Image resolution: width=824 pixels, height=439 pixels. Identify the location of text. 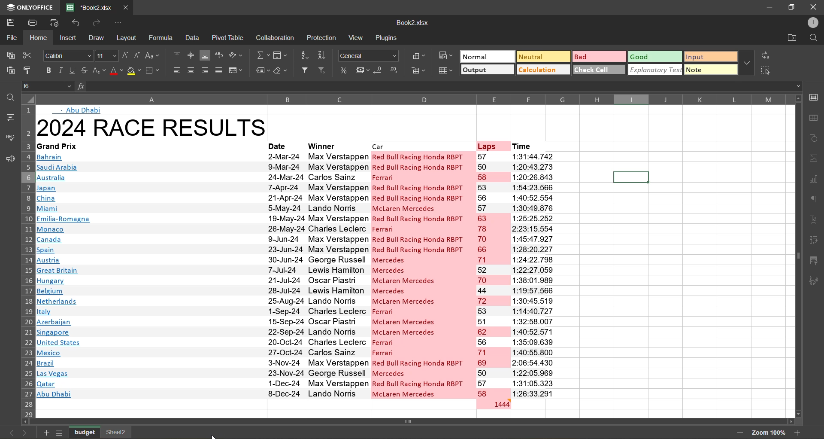
(79, 110).